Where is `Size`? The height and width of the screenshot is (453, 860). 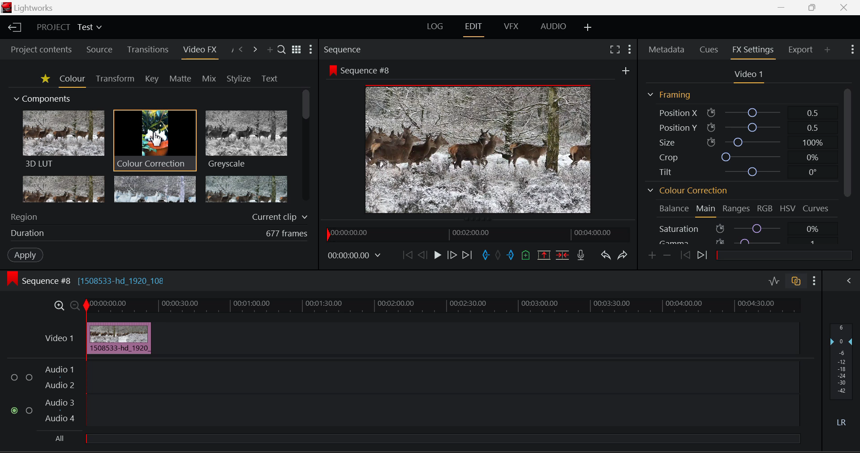 Size is located at coordinates (737, 142).